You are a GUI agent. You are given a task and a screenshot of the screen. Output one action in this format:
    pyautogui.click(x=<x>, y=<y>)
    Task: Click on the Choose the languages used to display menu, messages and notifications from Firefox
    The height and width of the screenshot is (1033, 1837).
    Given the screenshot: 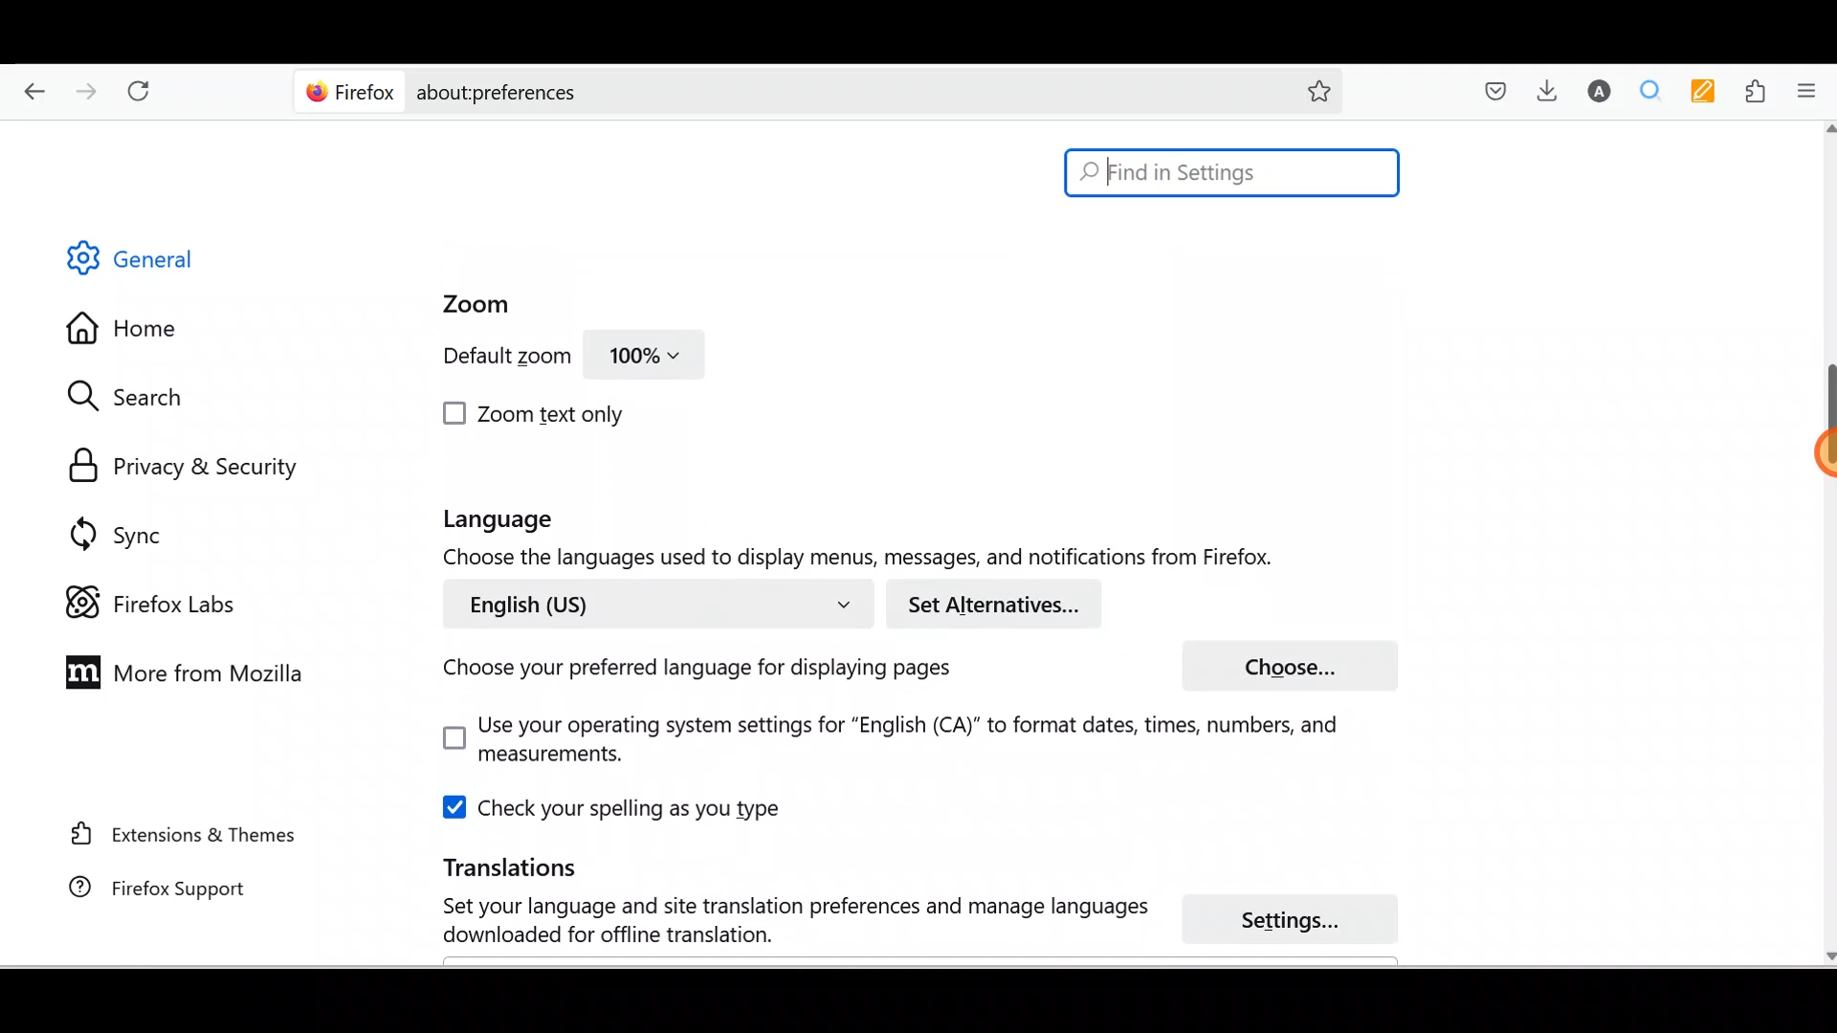 What is the action you would take?
    pyautogui.click(x=875, y=560)
    